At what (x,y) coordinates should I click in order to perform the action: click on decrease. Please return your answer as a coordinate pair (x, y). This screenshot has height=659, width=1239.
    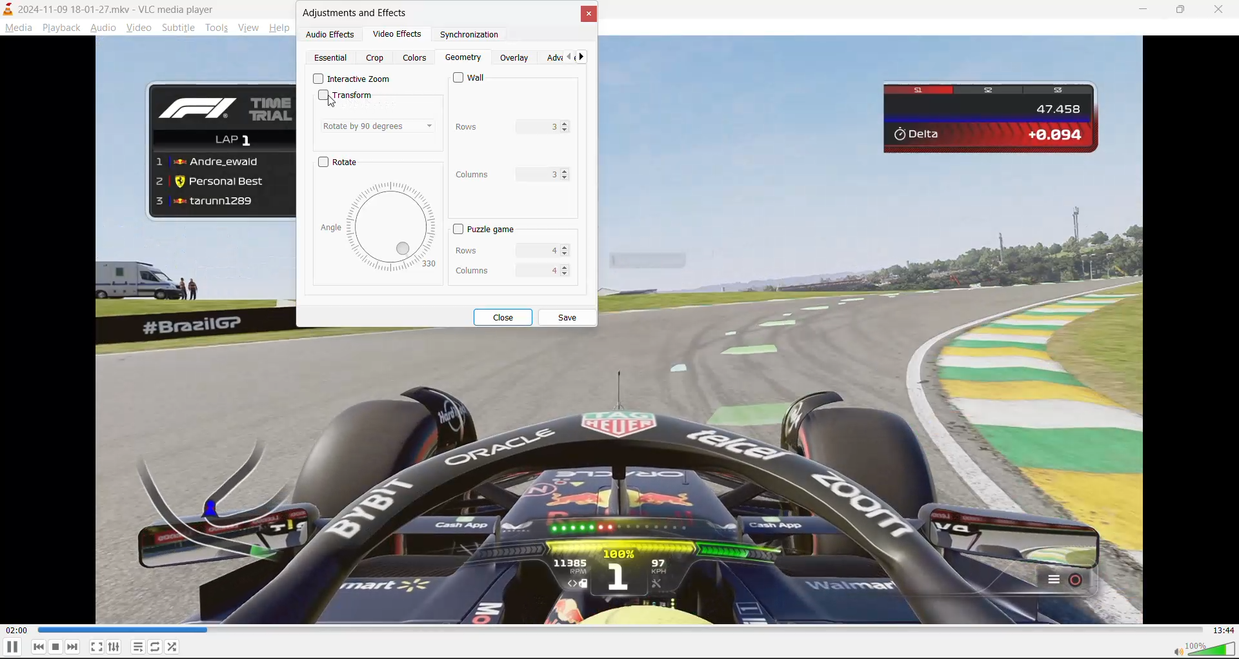
    Looking at the image, I should click on (567, 132).